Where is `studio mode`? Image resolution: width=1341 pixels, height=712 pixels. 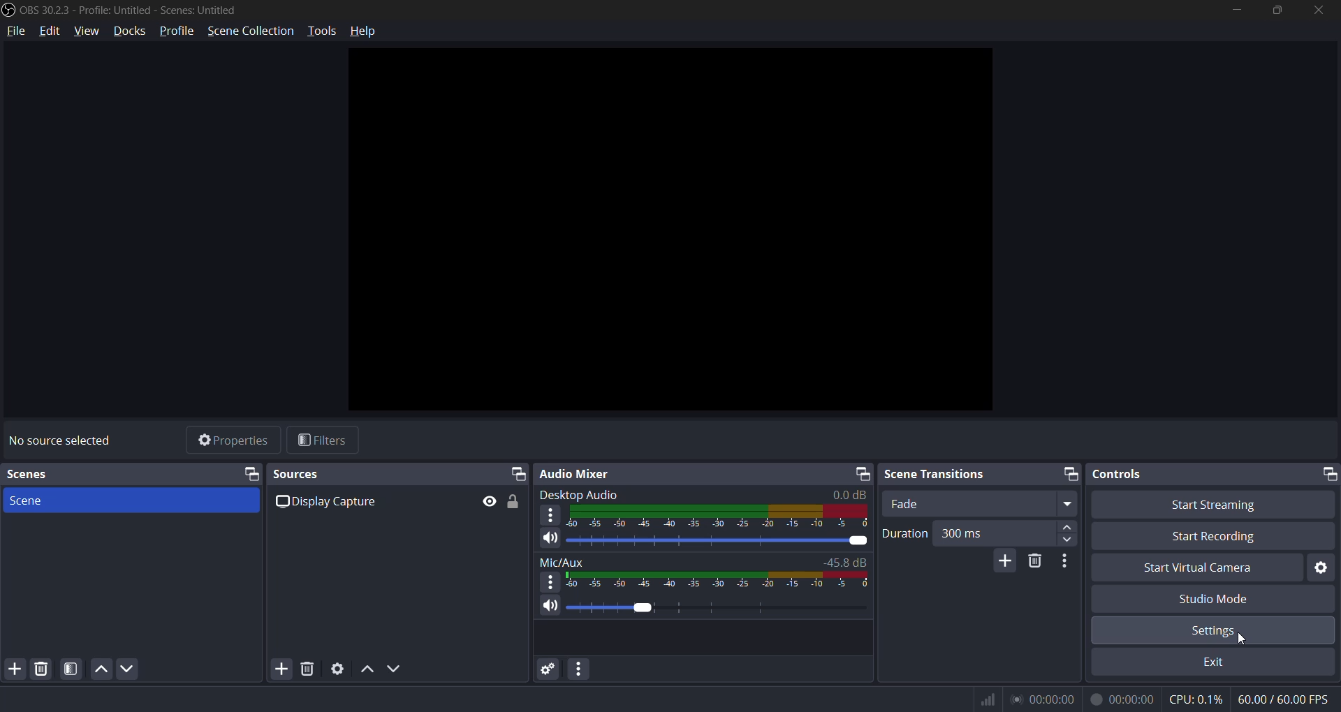 studio mode is located at coordinates (1218, 598).